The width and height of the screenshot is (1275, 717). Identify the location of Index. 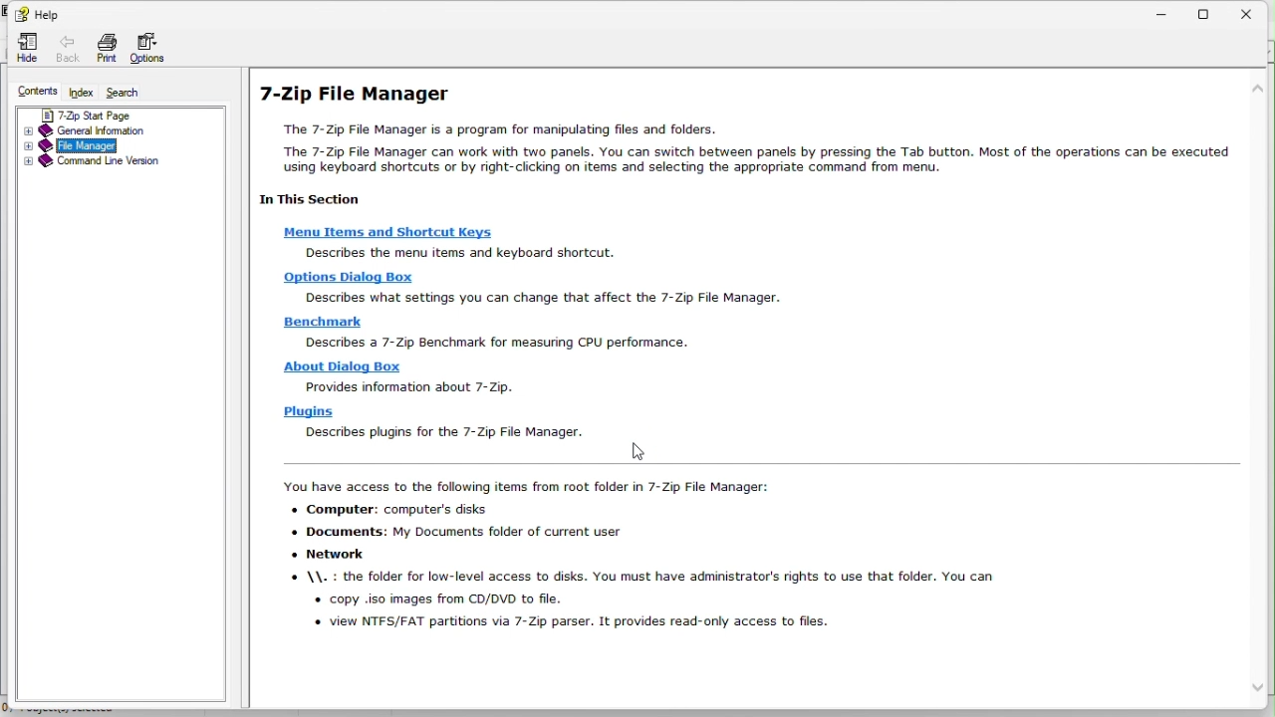
(79, 95).